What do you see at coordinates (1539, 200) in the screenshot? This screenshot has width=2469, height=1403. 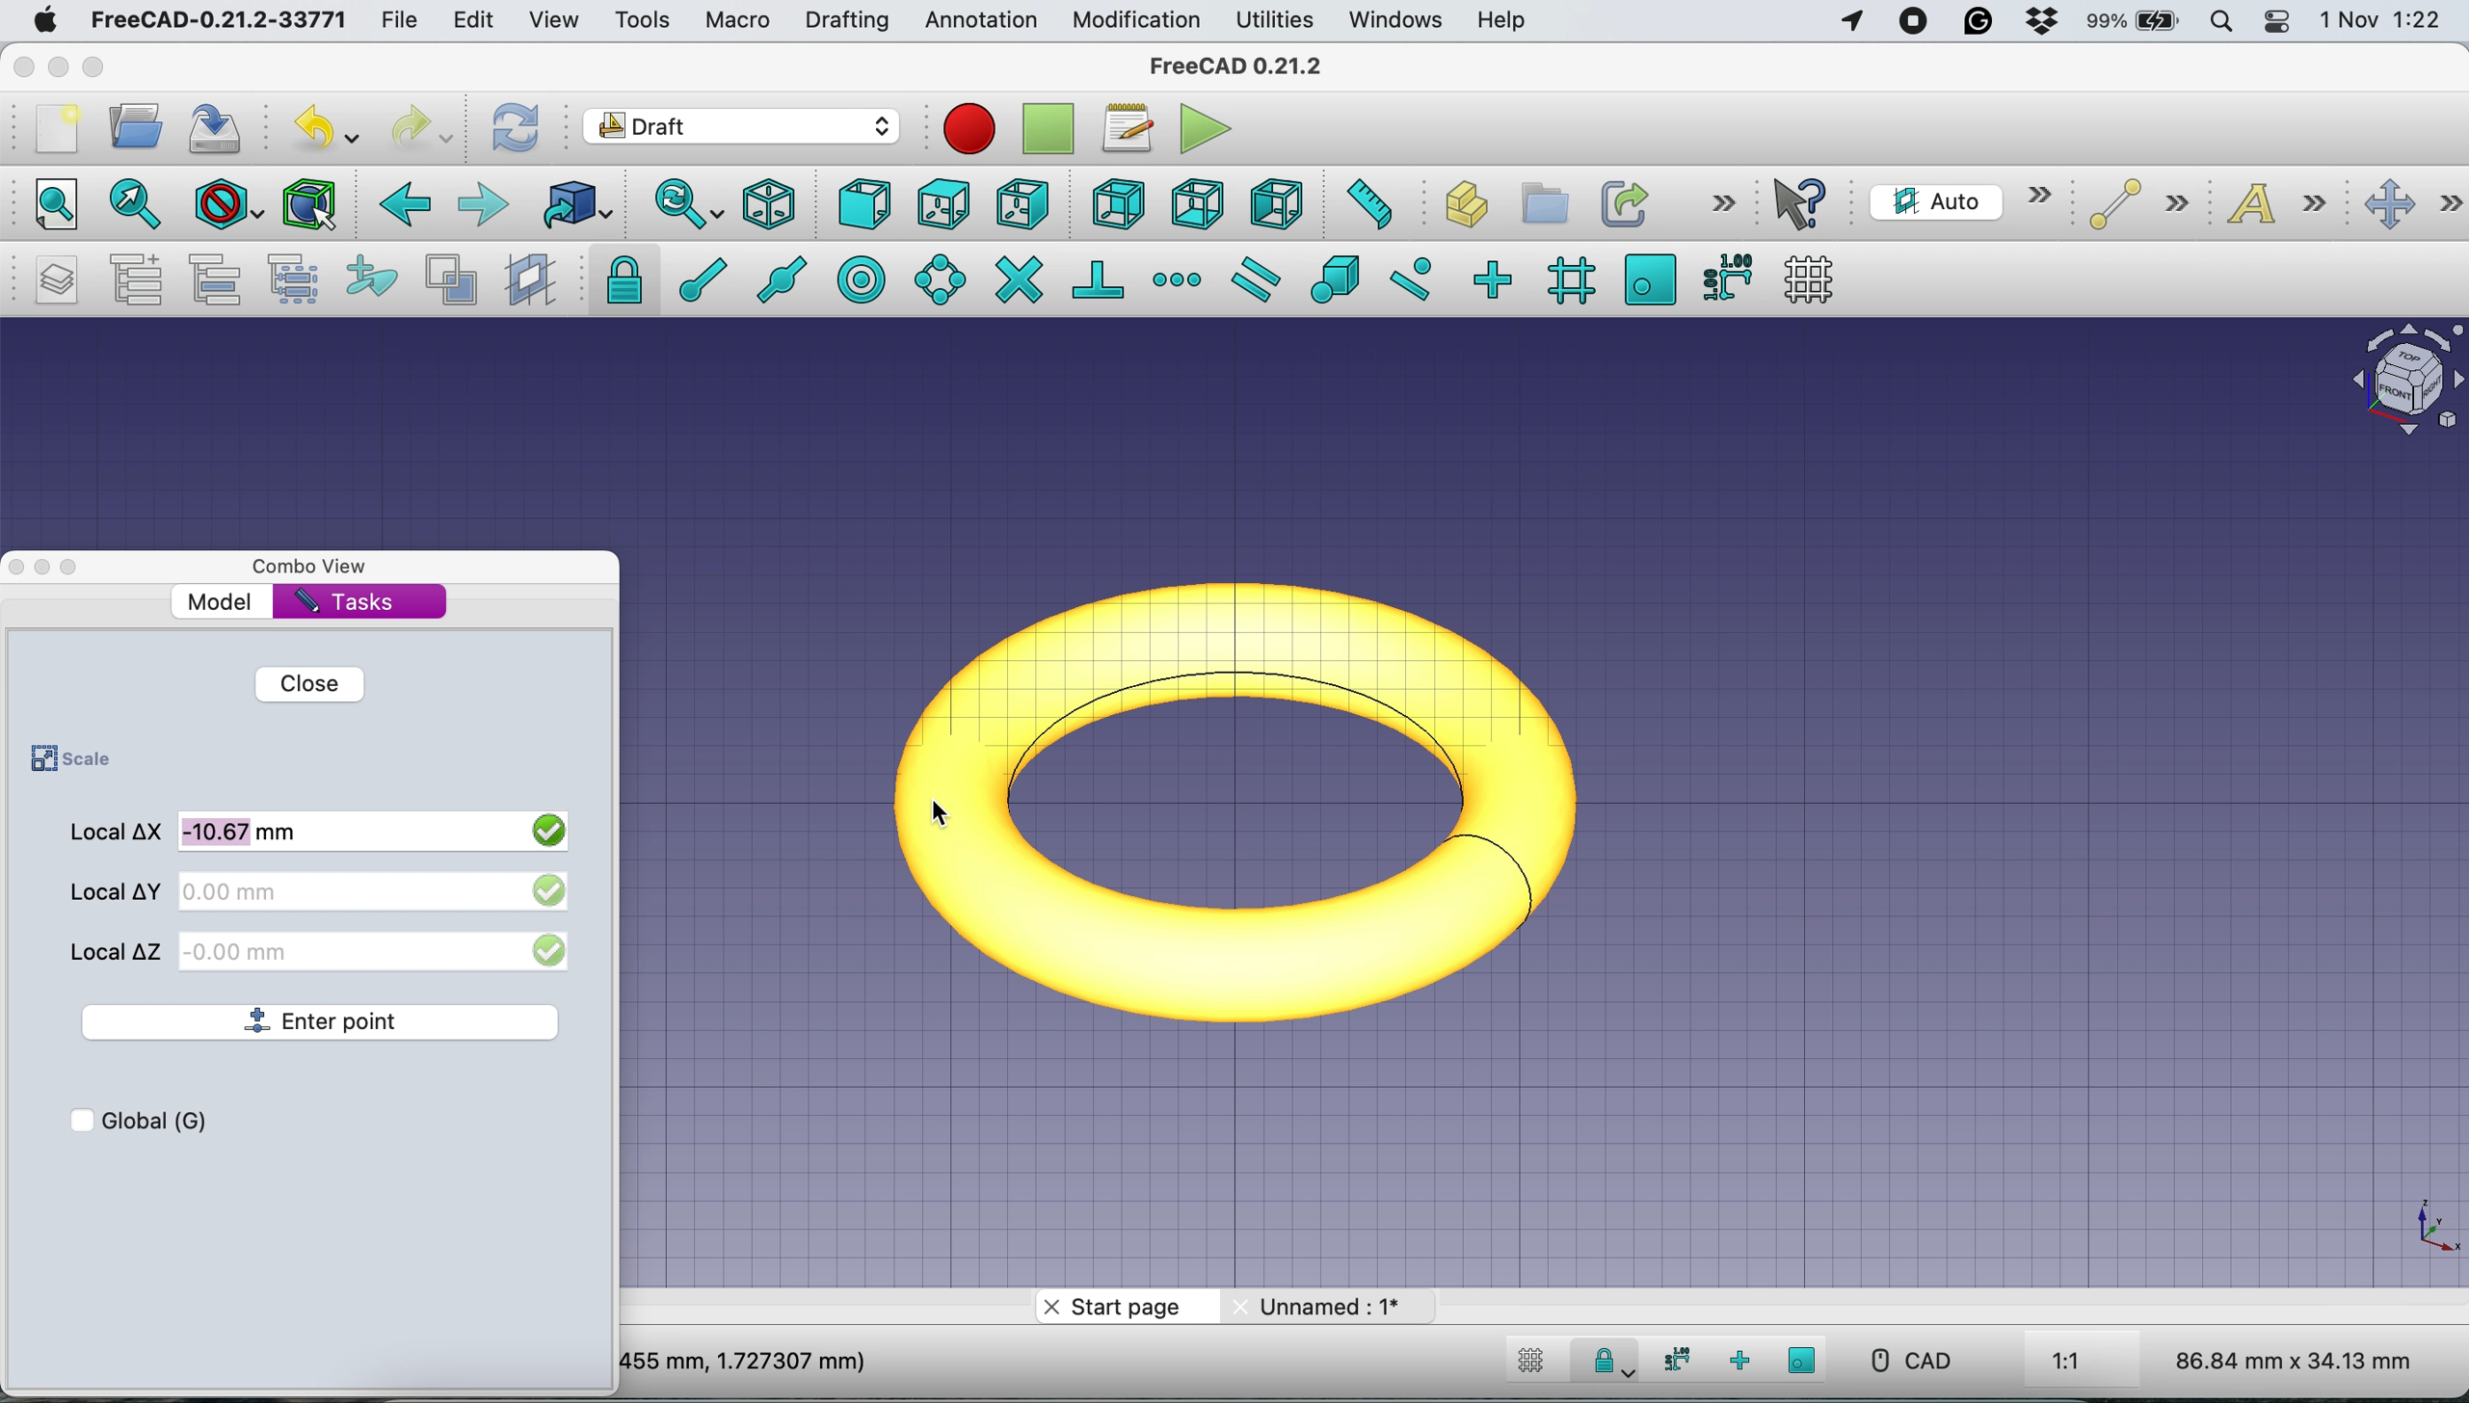 I see `create group` at bounding box center [1539, 200].